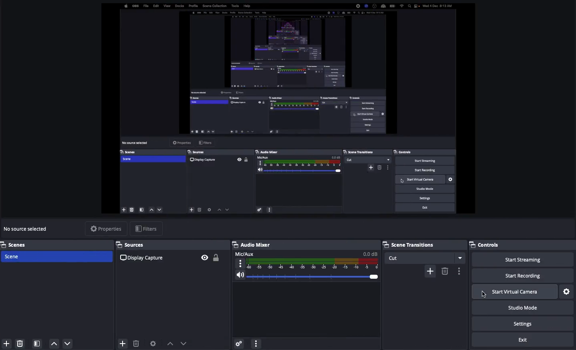 This screenshot has width=576, height=350. I want to click on Audio mixer, so click(253, 243).